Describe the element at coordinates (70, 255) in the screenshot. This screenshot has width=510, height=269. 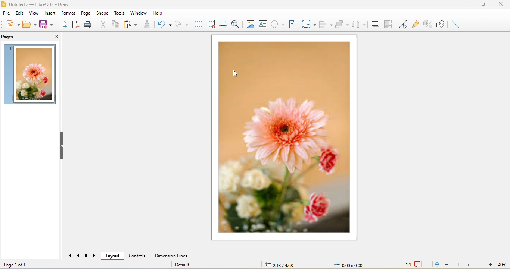
I see `first page` at that location.